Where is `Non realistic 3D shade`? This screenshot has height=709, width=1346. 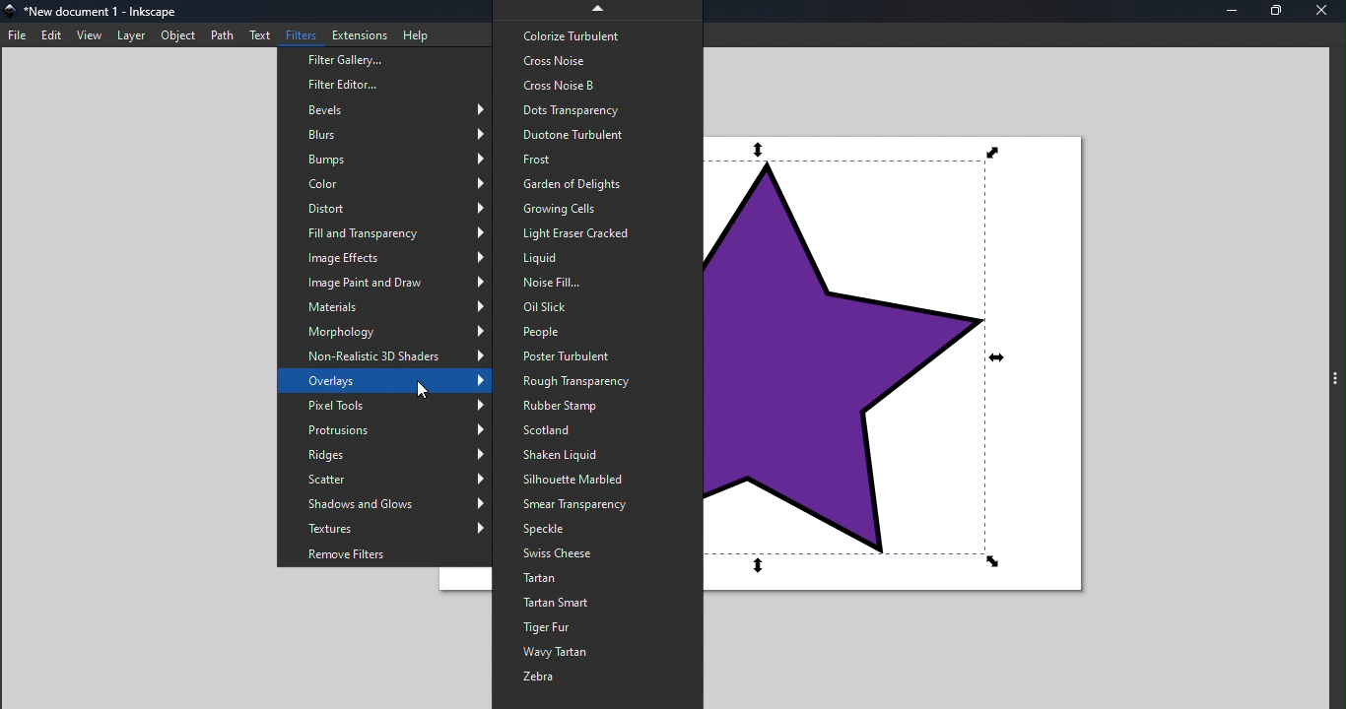 Non realistic 3D shade is located at coordinates (388, 358).